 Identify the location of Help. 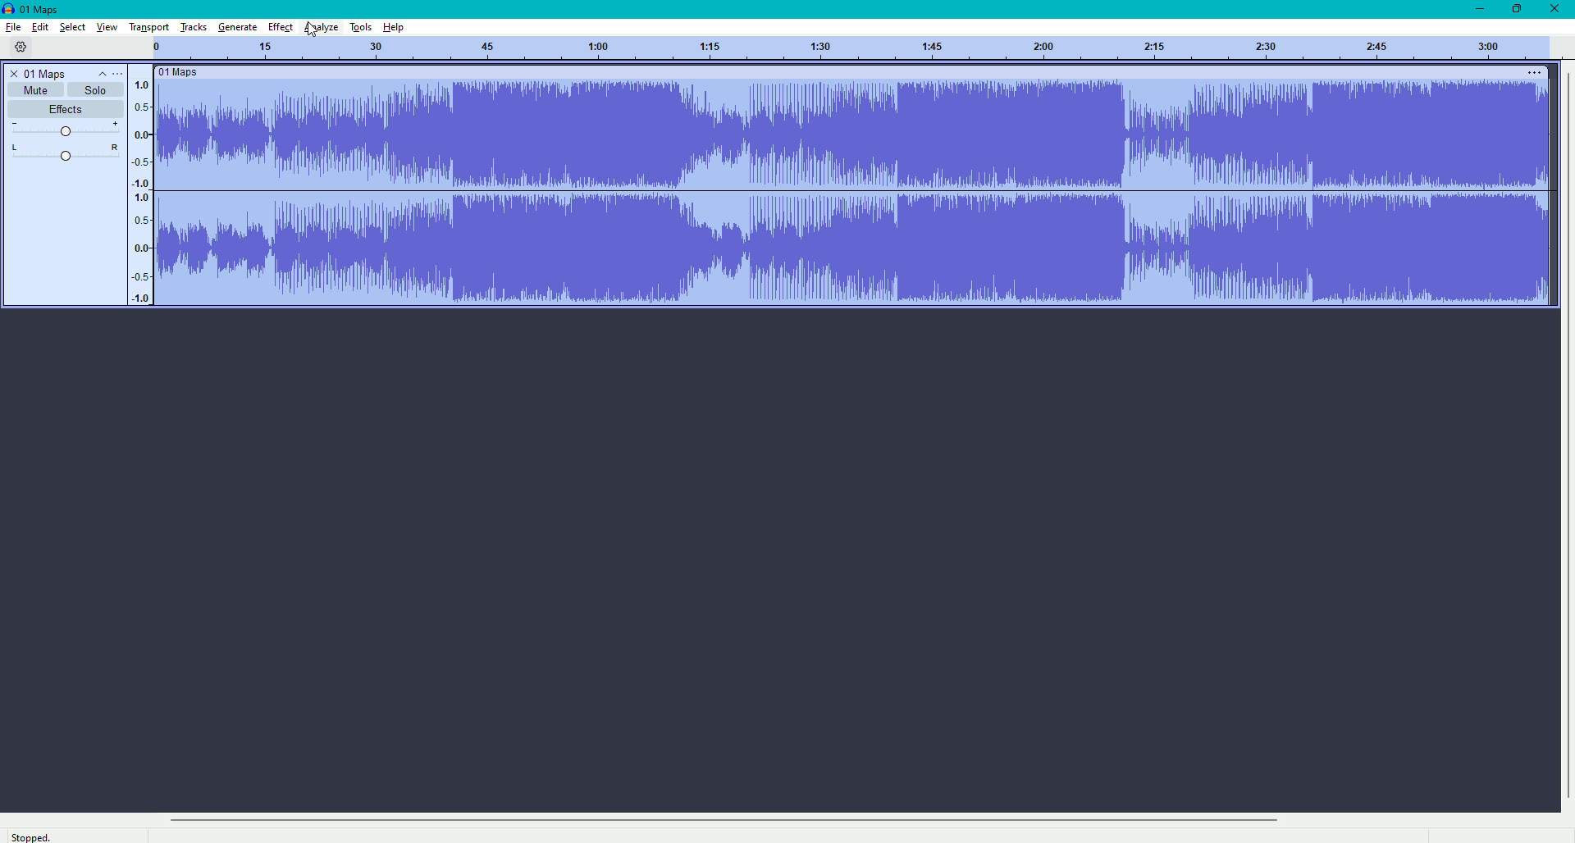
(390, 26).